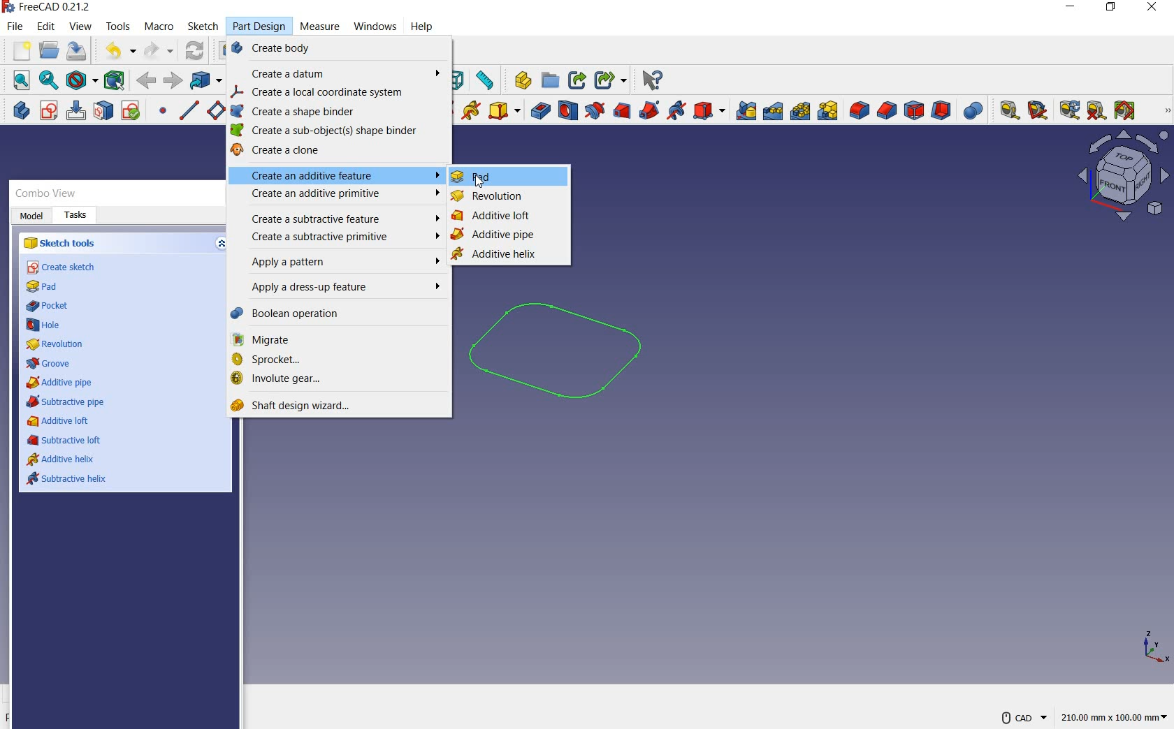 Image resolution: width=1174 pixels, height=729 pixels. What do you see at coordinates (611, 78) in the screenshot?
I see `Share options` at bounding box center [611, 78].